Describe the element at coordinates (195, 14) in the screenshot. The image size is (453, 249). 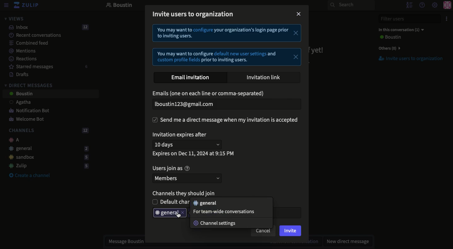
I see `Invite users to organization` at that location.